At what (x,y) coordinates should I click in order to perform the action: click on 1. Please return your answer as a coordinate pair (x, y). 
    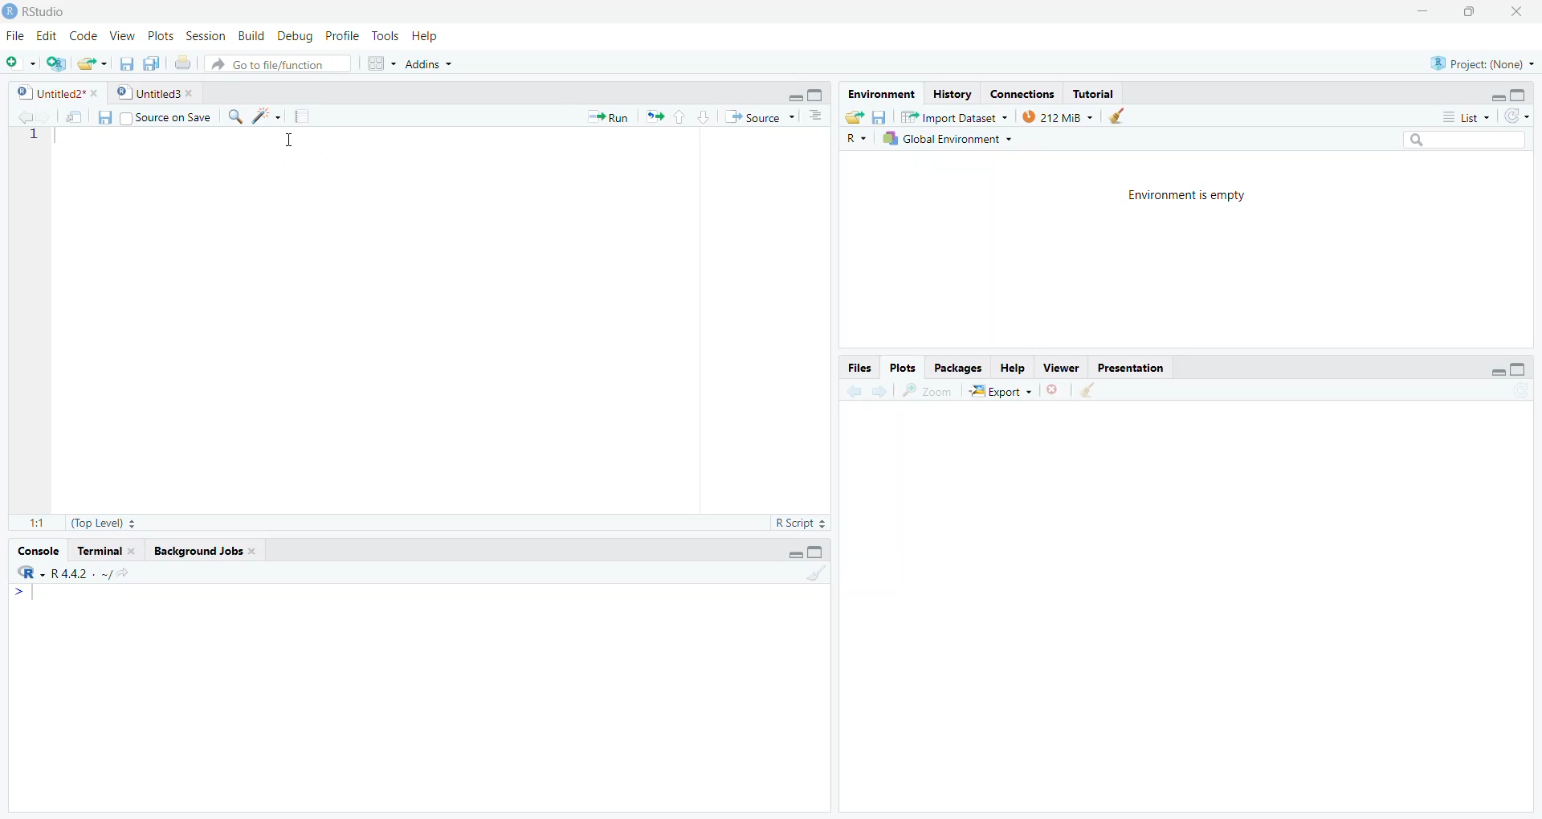
    Looking at the image, I should click on (38, 137).